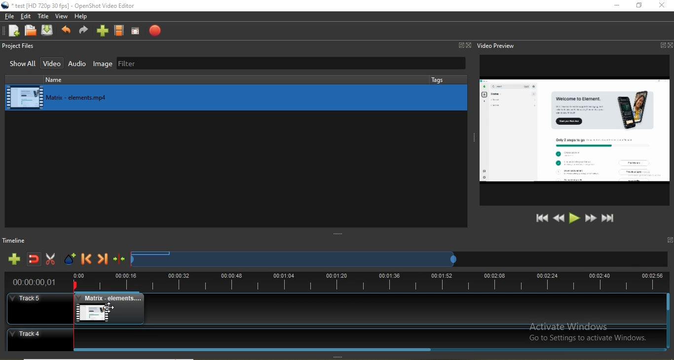 The height and width of the screenshot is (360, 674). What do you see at coordinates (83, 32) in the screenshot?
I see `Redo` at bounding box center [83, 32].